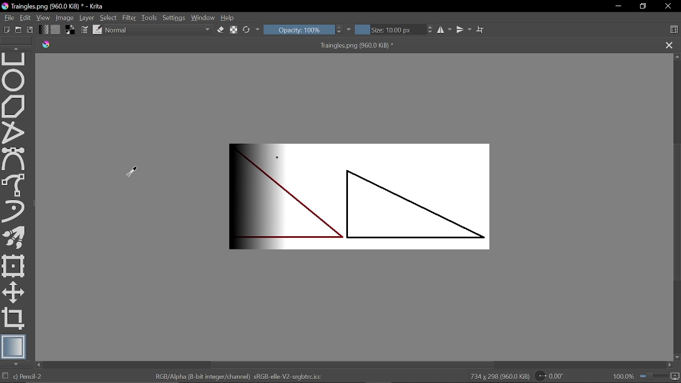 The image size is (681, 383). I want to click on RGB/Alpha (8-bit integer/channel) sRGE-elle-V2-srgbtrc.icc, so click(240, 376).